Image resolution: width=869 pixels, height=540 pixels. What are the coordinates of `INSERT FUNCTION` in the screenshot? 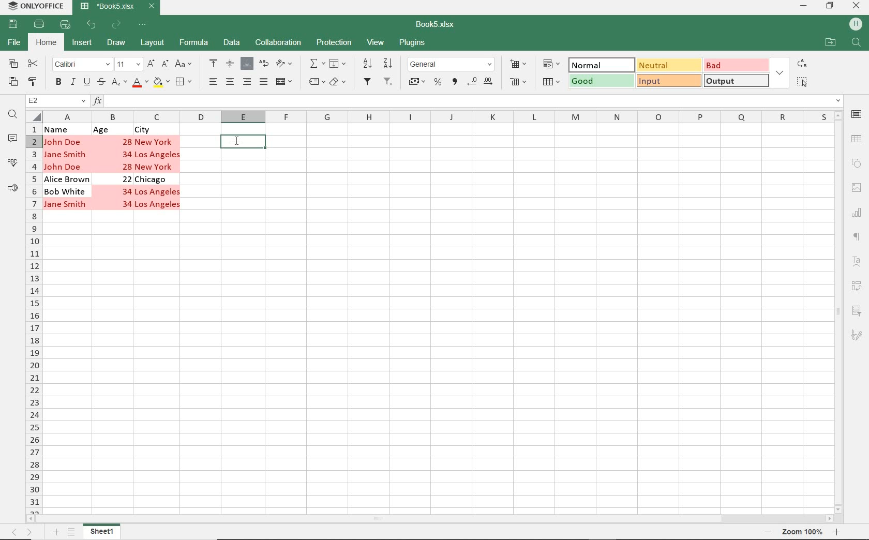 It's located at (316, 63).